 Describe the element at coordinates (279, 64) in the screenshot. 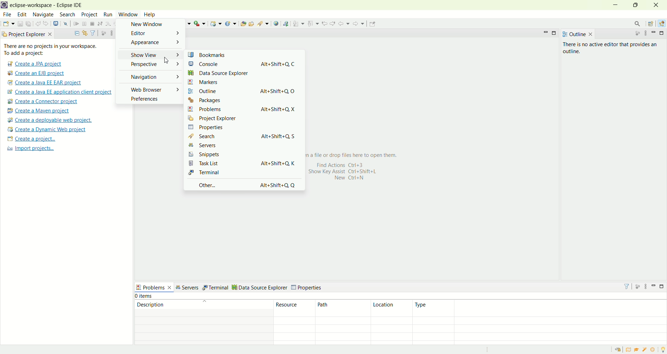

I see `Alt+Shift+Q, C` at that location.